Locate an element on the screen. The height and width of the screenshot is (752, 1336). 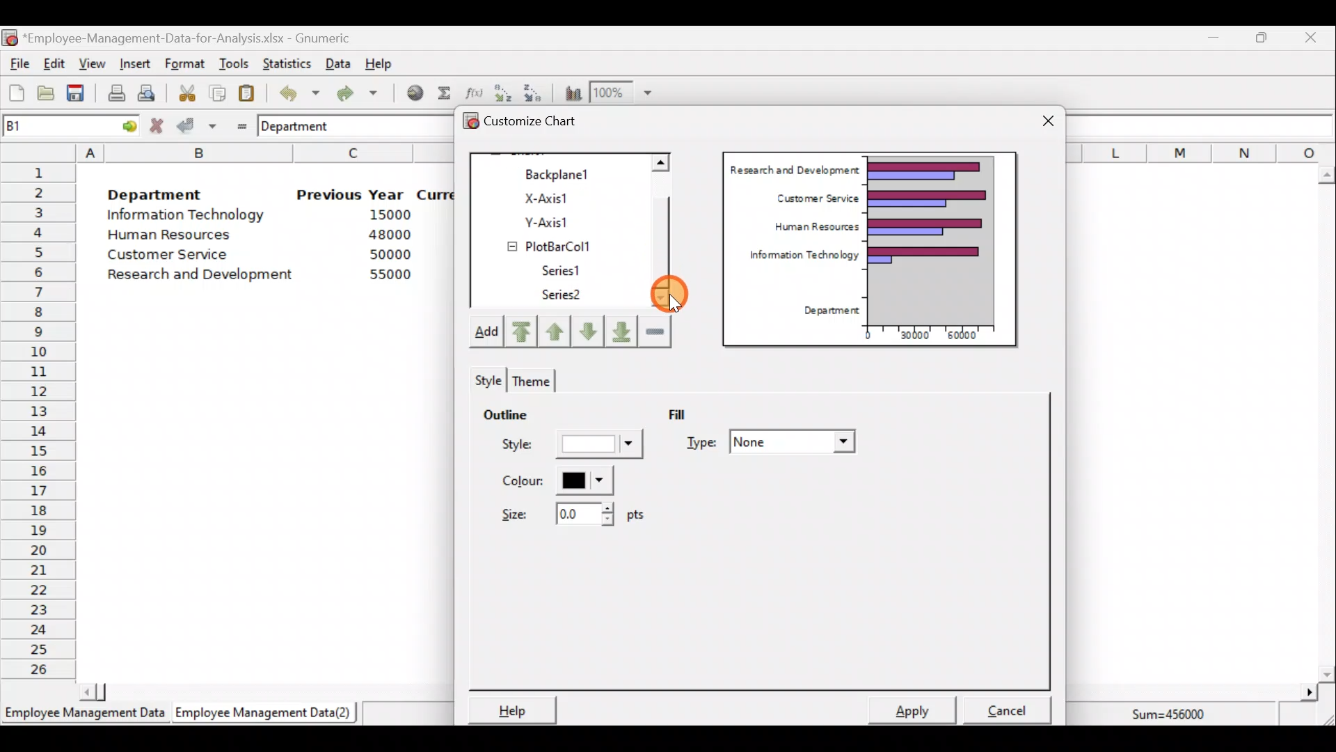
Type is located at coordinates (774, 444).